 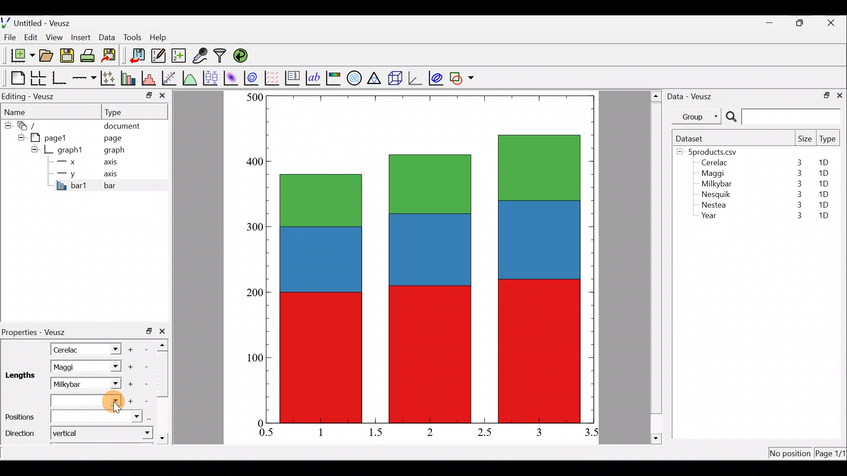 I want to click on 3, so click(x=798, y=162).